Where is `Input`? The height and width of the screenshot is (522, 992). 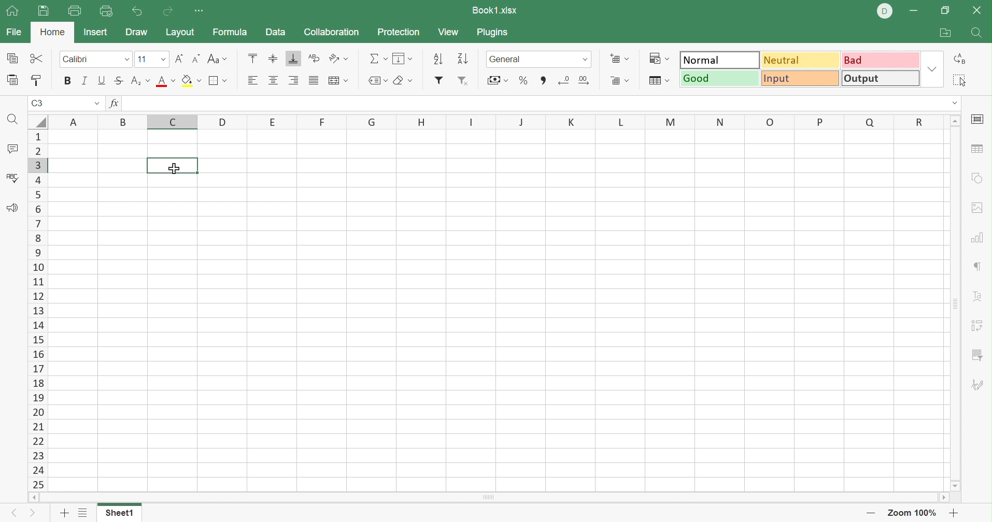 Input is located at coordinates (799, 77).